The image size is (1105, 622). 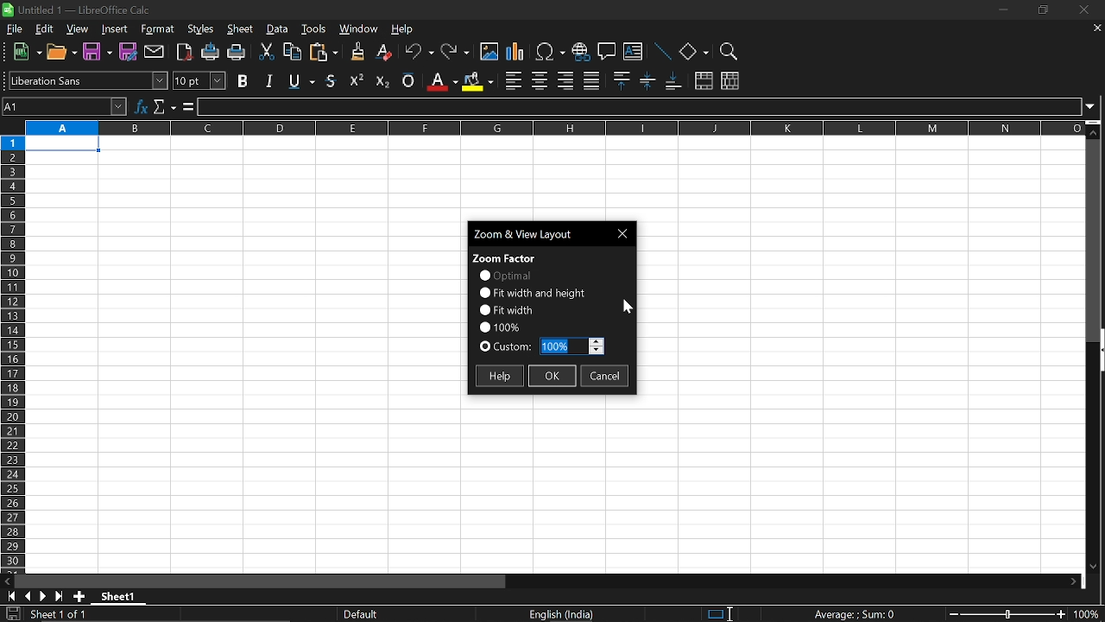 I want to click on close, so click(x=1081, y=11).